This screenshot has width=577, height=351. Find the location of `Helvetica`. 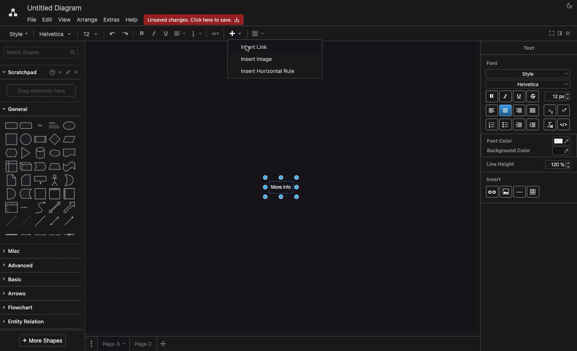

Helvetica is located at coordinates (56, 34).